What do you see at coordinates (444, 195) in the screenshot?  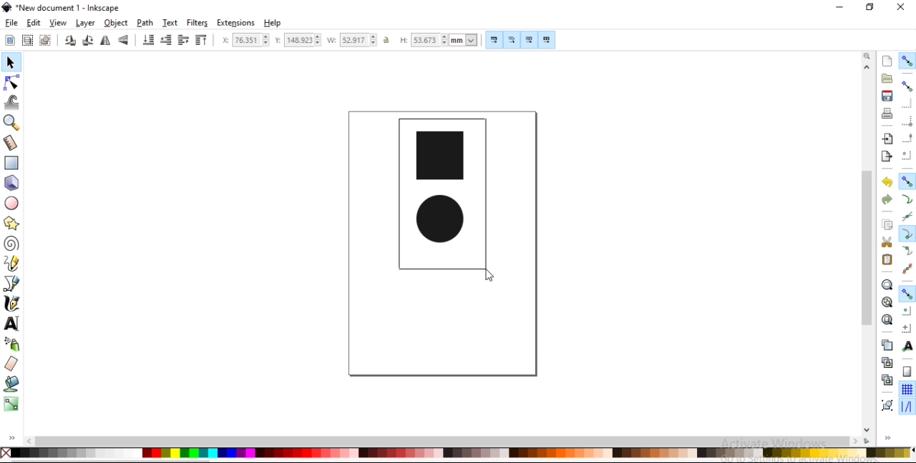 I see `image` at bounding box center [444, 195].